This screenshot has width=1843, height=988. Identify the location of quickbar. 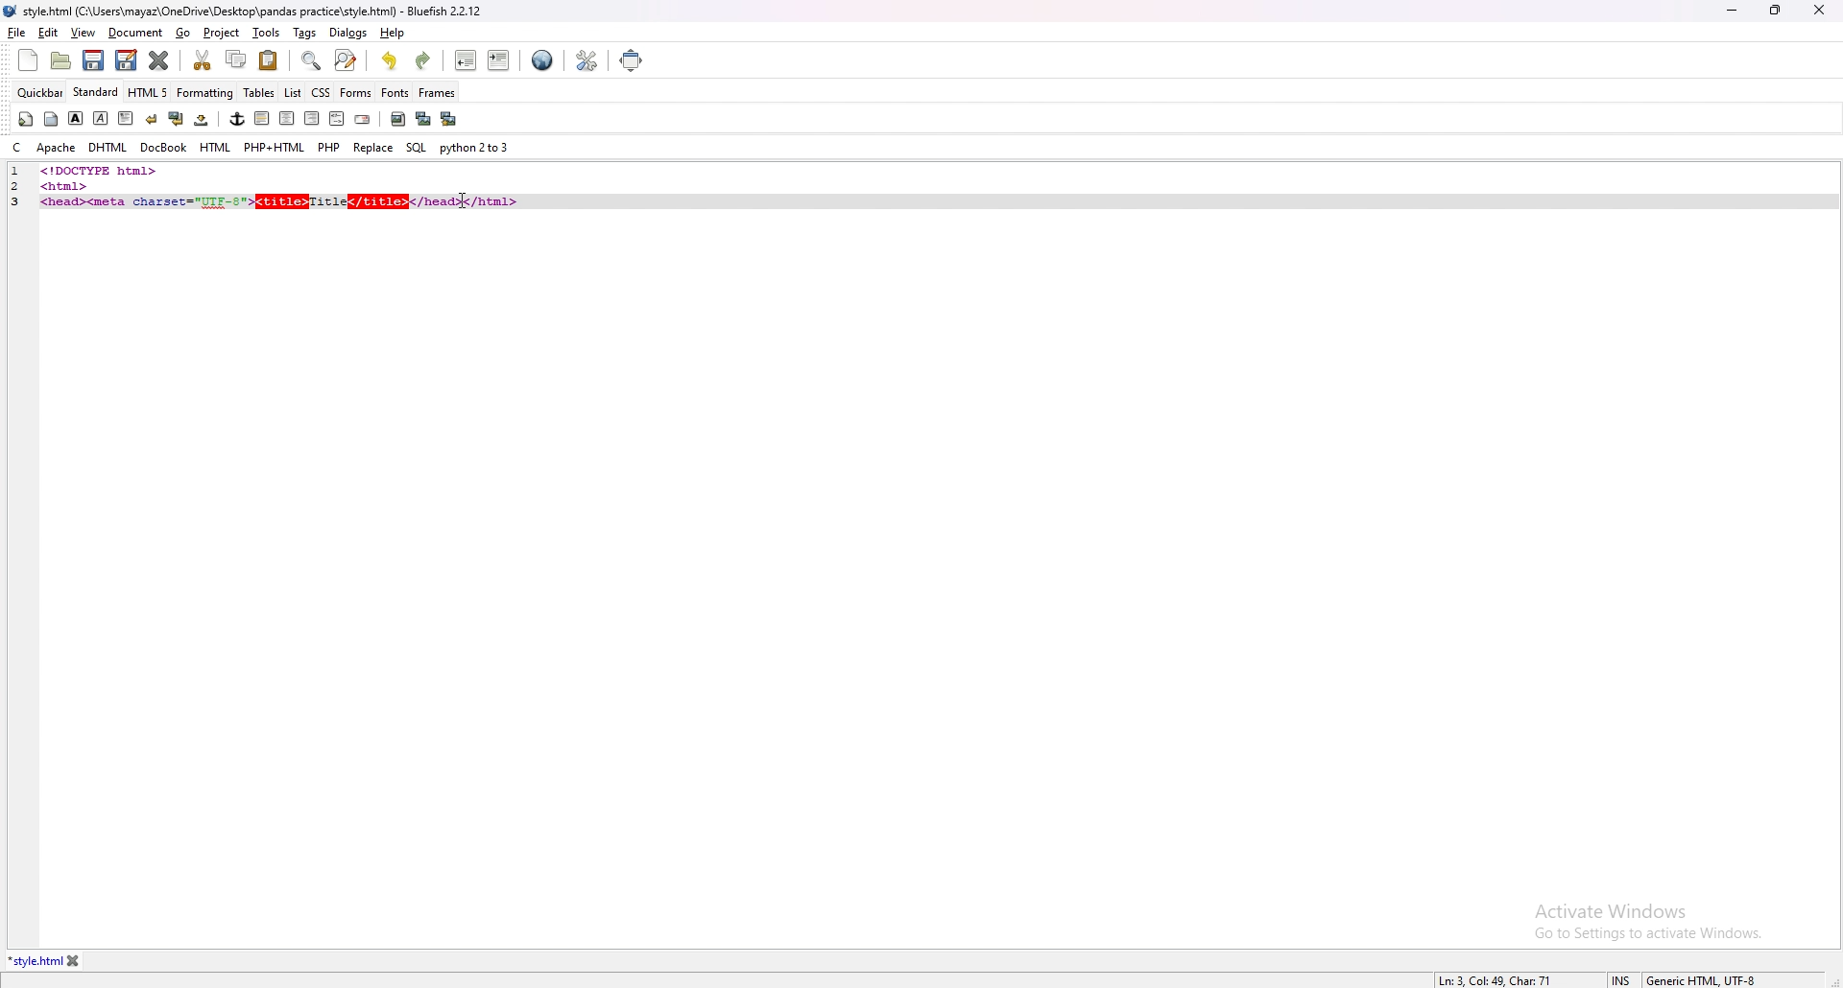
(41, 92).